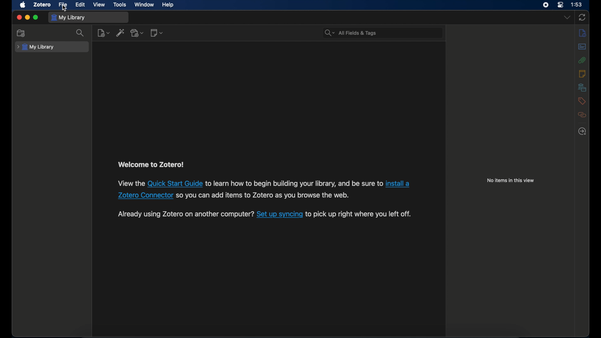 Image resolution: width=601 pixels, height=338 pixels. What do you see at coordinates (280, 214) in the screenshot?
I see `Set up syncing` at bounding box center [280, 214].